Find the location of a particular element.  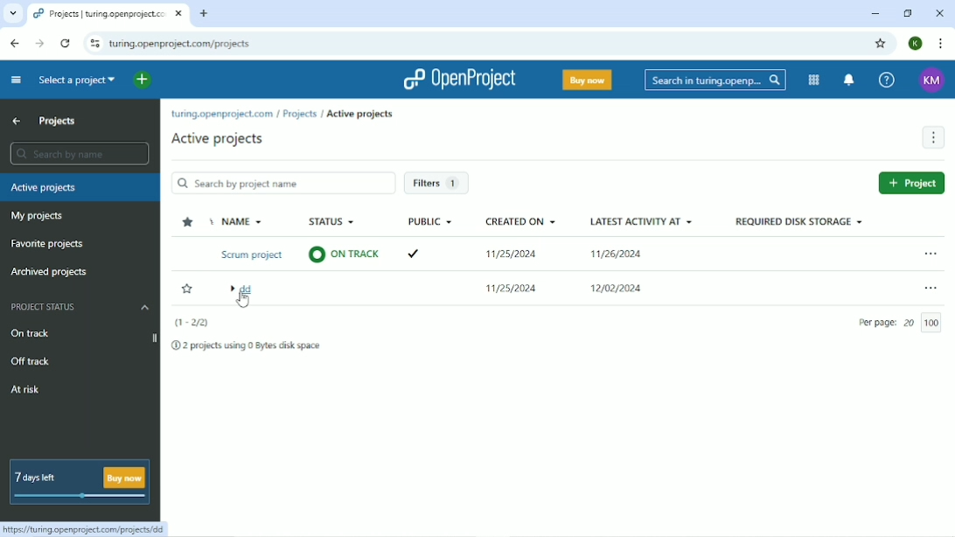

On track is located at coordinates (33, 333).